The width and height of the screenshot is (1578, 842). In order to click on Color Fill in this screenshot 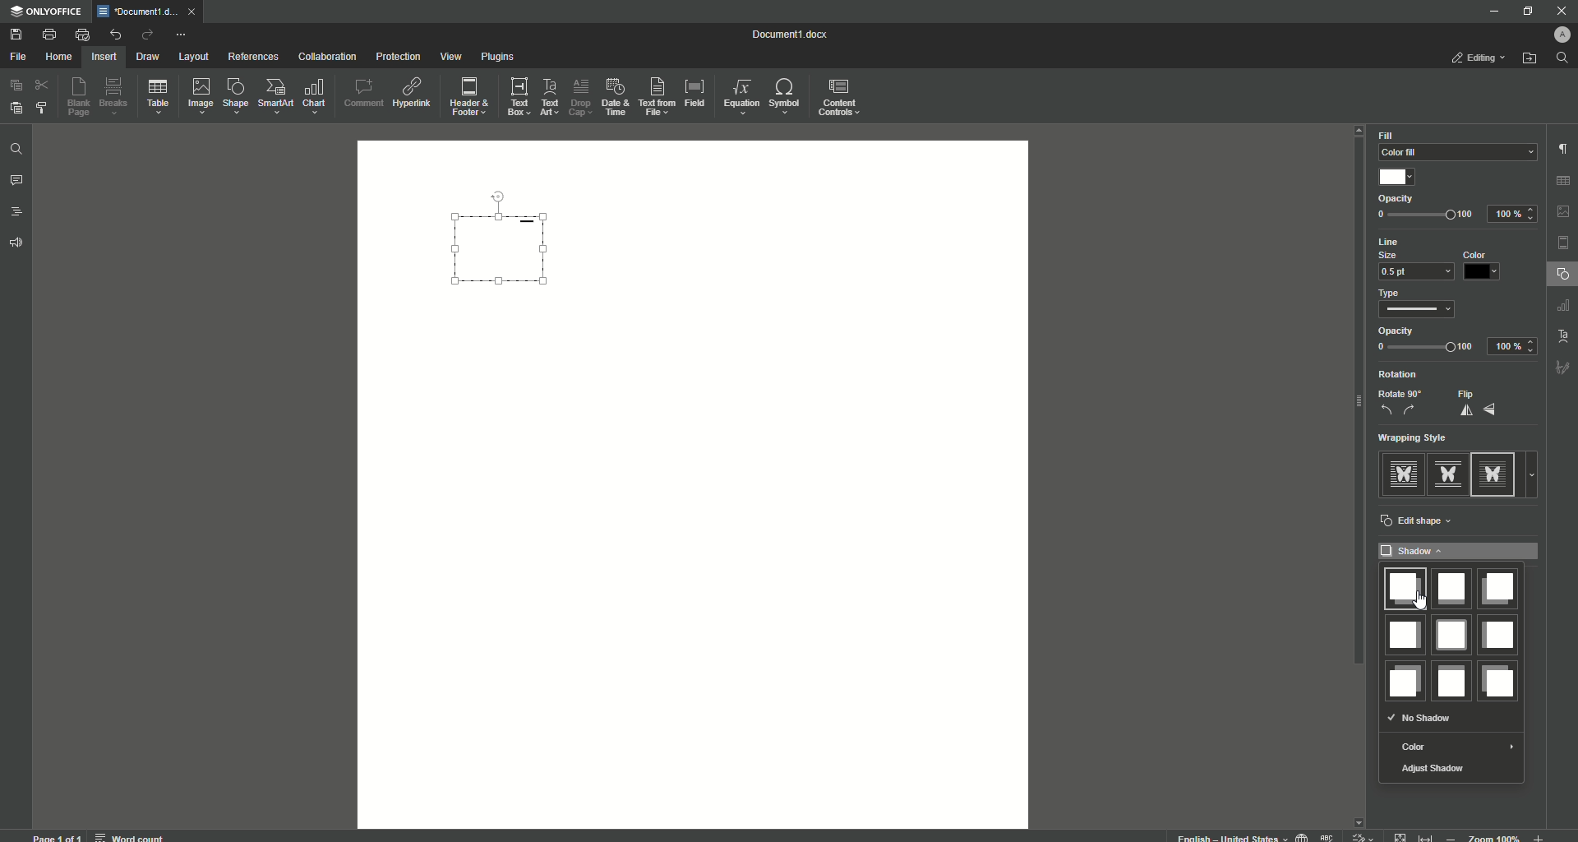, I will do `click(1454, 153)`.